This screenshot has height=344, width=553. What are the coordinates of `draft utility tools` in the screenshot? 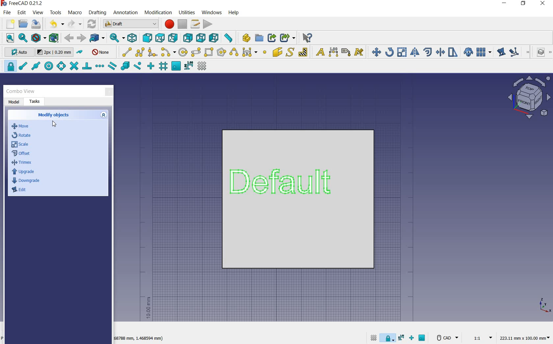 It's located at (549, 53).